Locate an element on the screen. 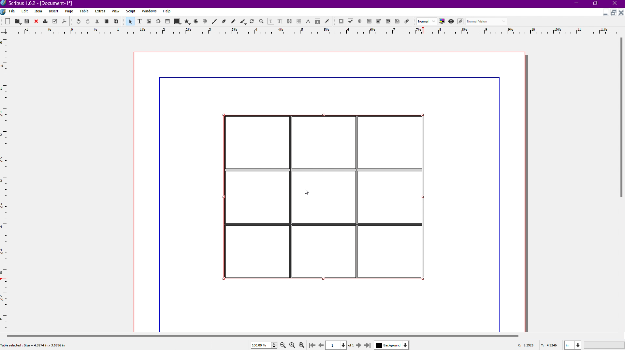  Polygon is located at coordinates (188, 22).